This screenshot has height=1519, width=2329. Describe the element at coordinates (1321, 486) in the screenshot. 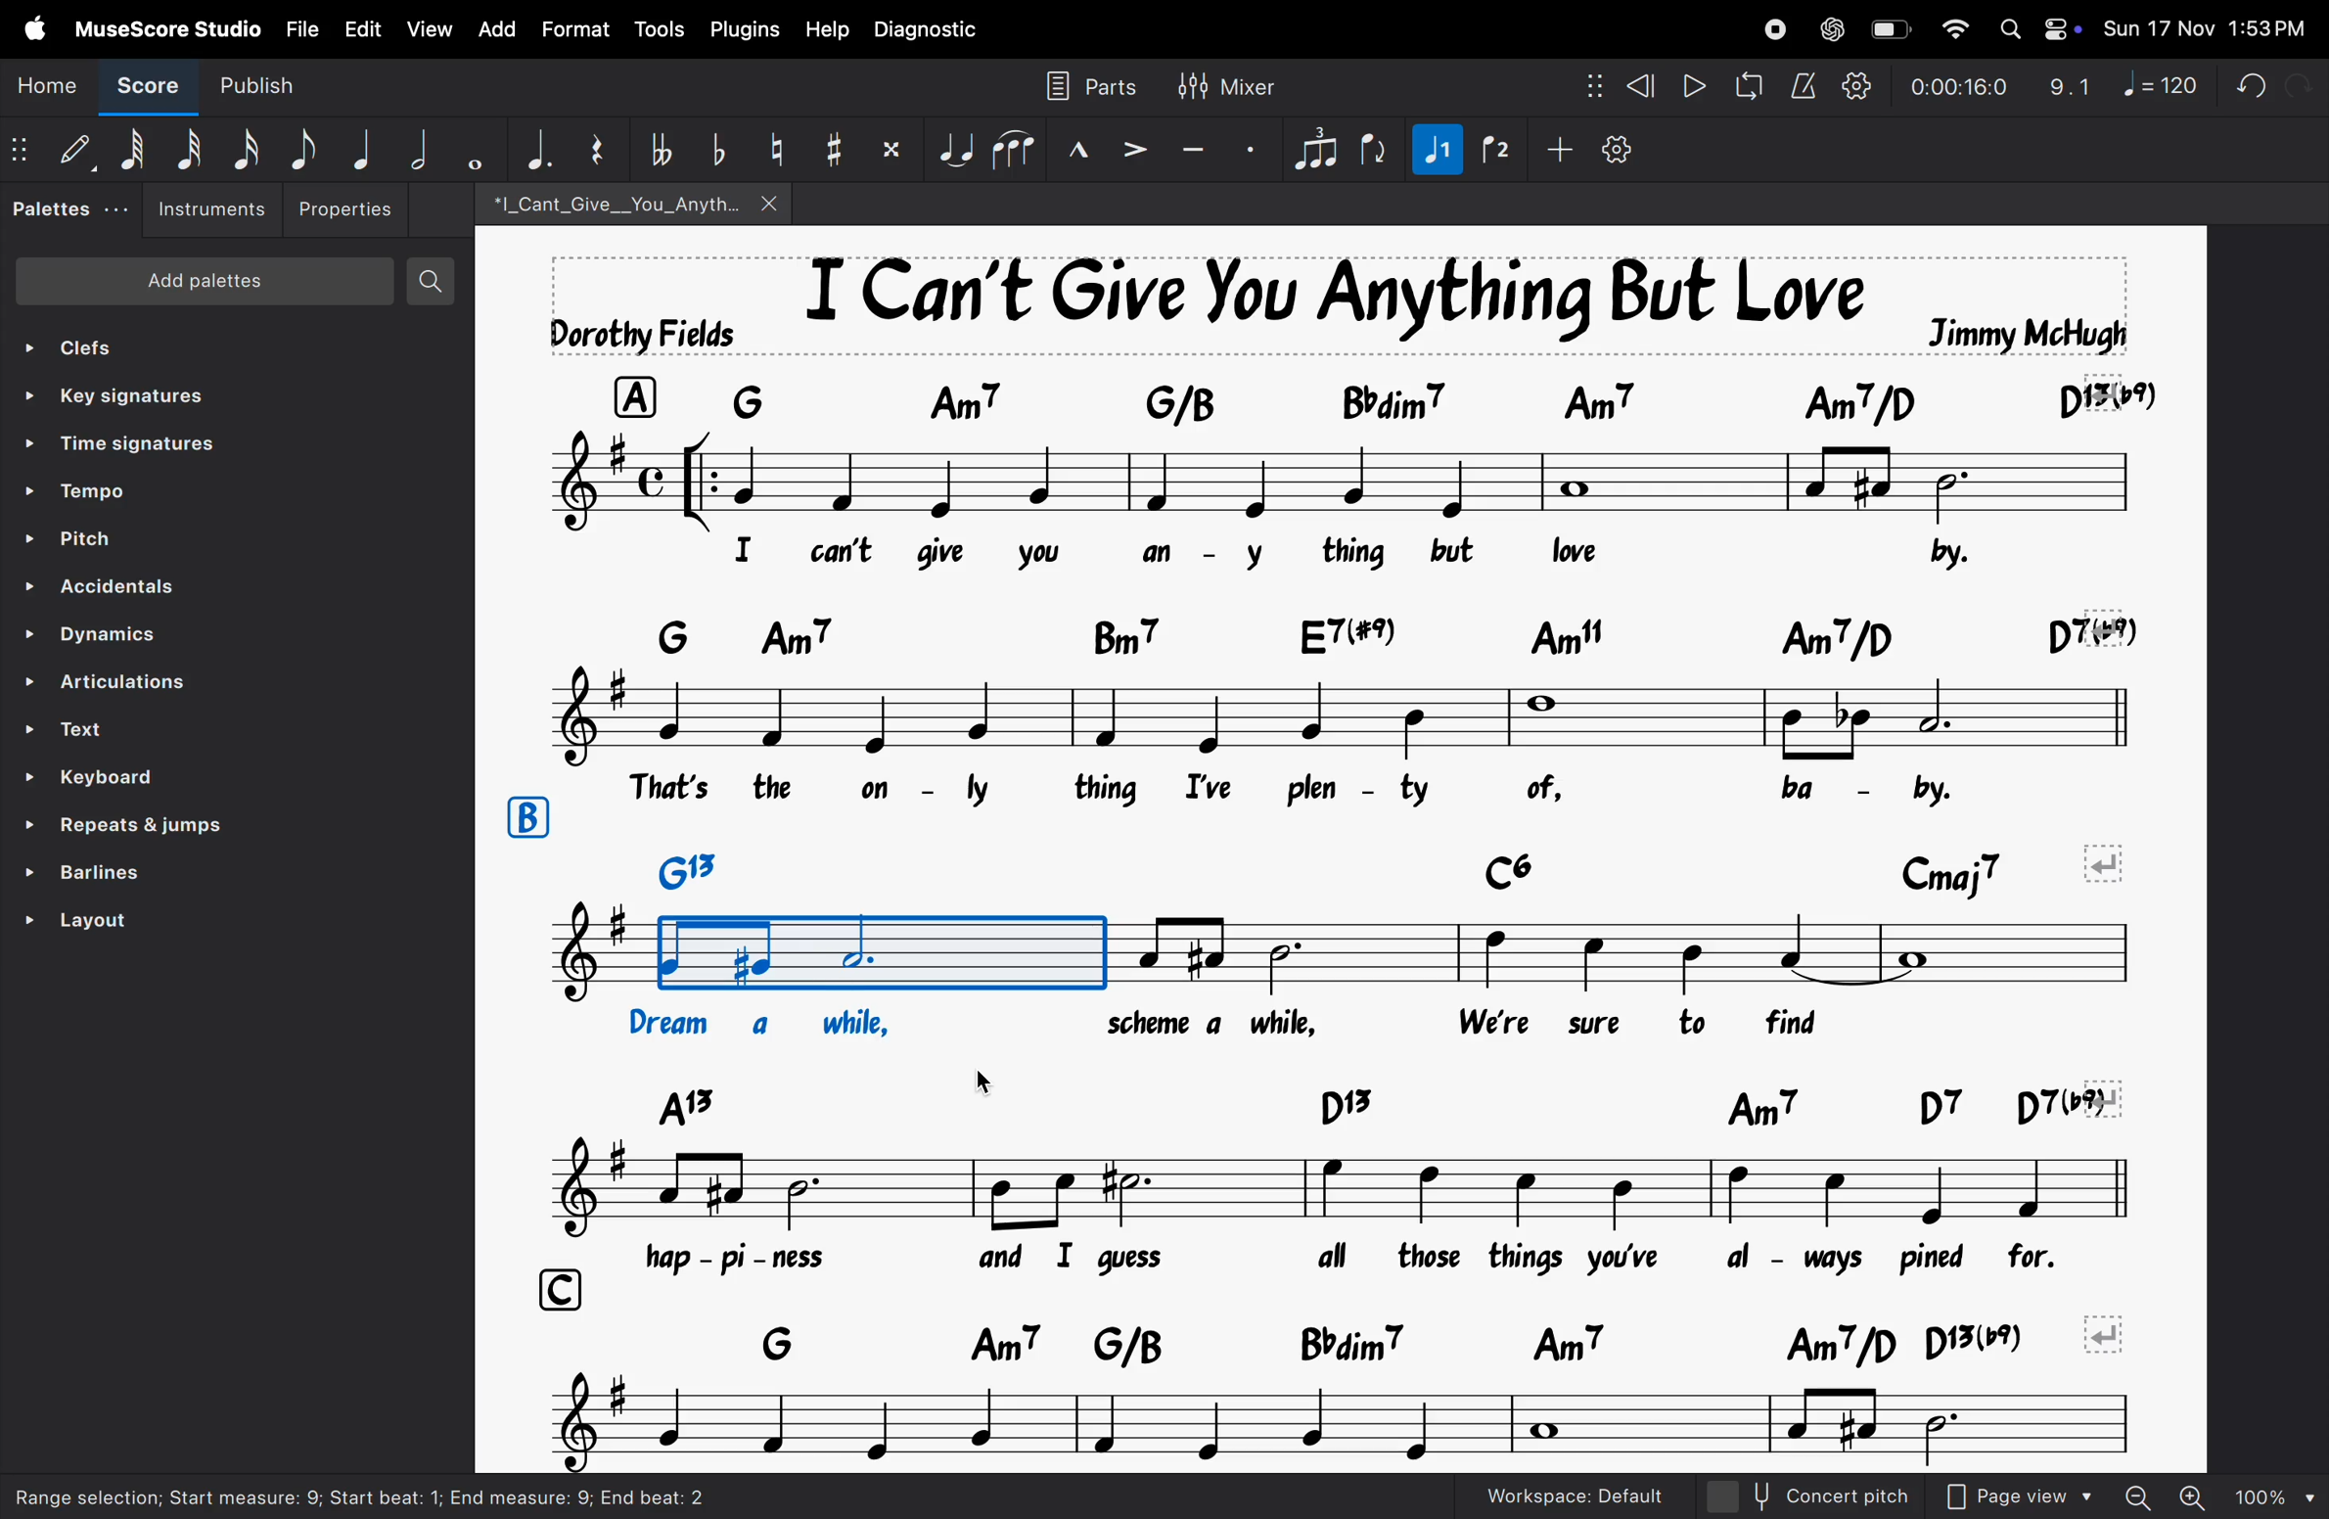

I see `notes` at that location.